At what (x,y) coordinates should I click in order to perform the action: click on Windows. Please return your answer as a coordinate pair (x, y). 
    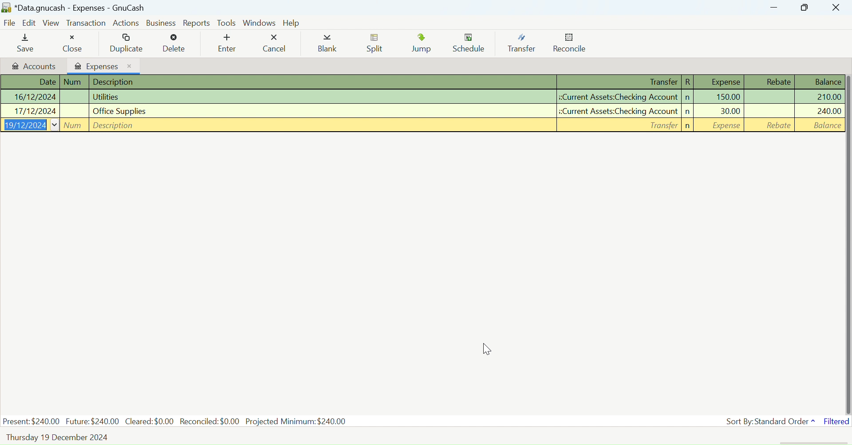
    Looking at the image, I should click on (260, 23).